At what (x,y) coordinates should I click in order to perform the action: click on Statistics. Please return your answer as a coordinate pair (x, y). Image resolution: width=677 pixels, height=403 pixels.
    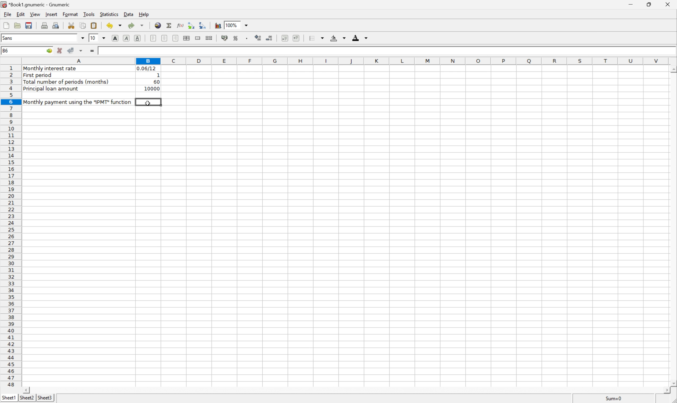
    Looking at the image, I should click on (109, 13).